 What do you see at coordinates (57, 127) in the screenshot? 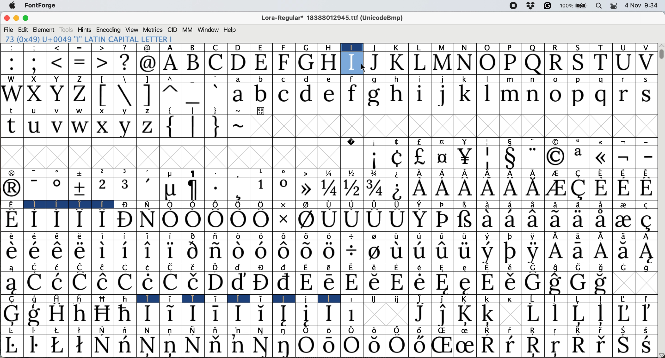
I see `v` at bounding box center [57, 127].